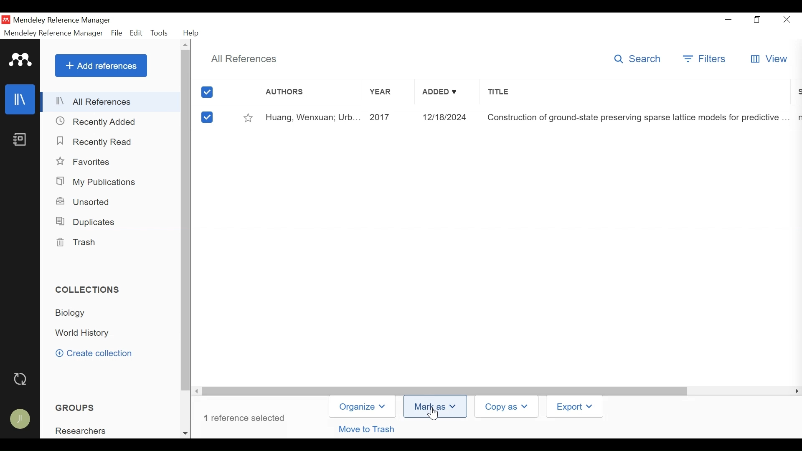 Image resolution: width=802 pixels, height=451 pixels. What do you see at coordinates (19, 100) in the screenshot?
I see `Library` at bounding box center [19, 100].